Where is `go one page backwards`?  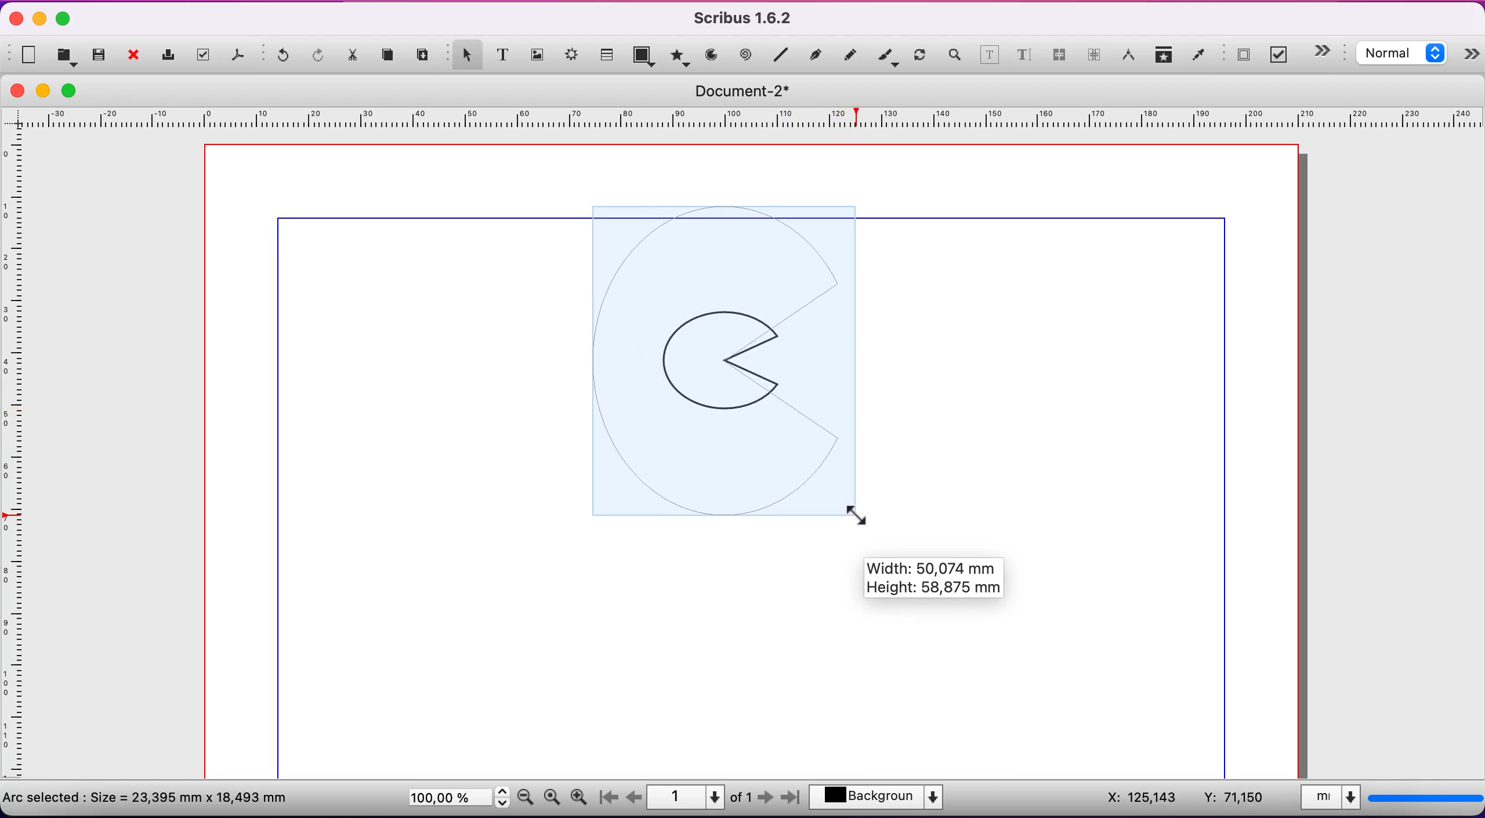
go one page backwards is located at coordinates (634, 797).